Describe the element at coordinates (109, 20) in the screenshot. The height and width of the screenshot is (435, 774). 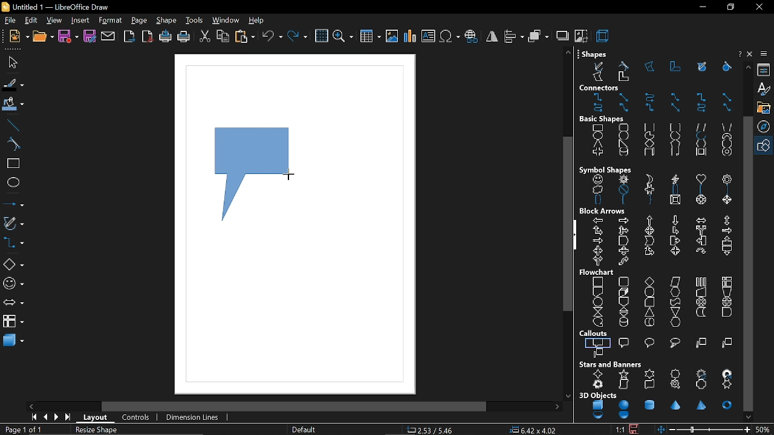
I see `format` at that location.